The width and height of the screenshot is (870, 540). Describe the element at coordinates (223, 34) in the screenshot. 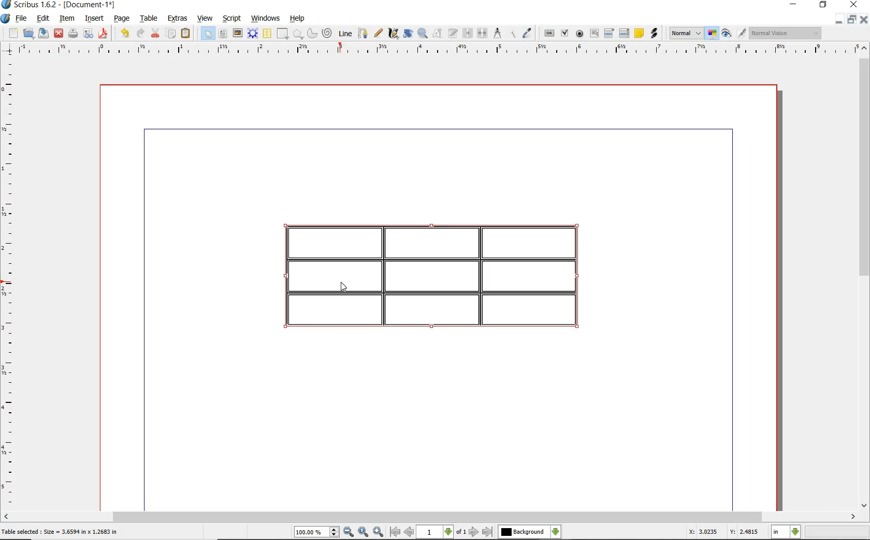

I see `text frame` at that location.